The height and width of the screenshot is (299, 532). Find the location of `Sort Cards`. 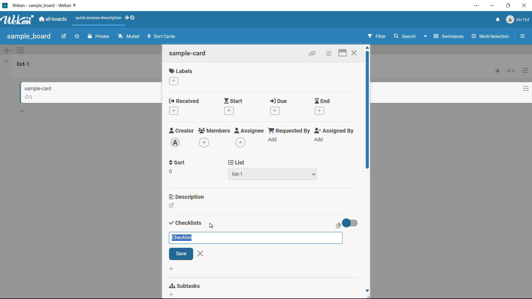

Sort Cards is located at coordinates (160, 36).